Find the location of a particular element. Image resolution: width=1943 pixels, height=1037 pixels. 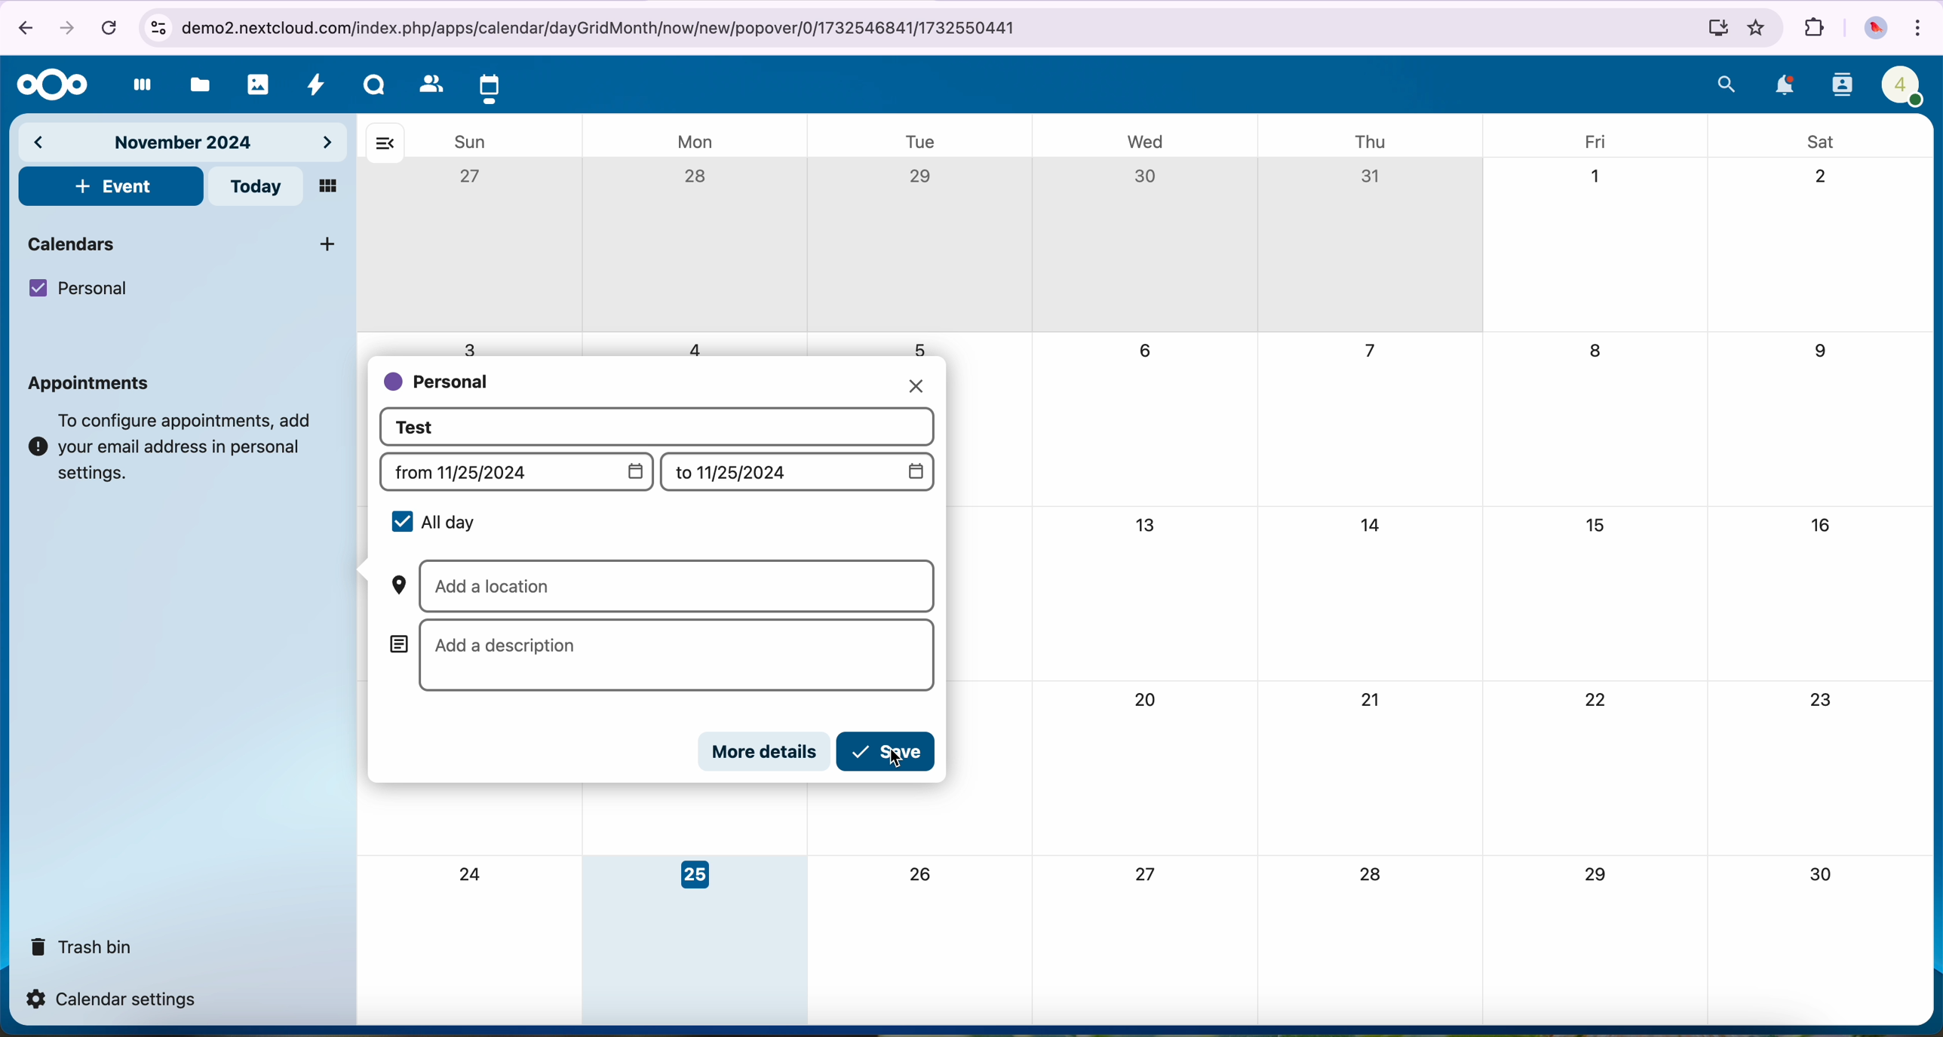

3 is located at coordinates (472, 345).